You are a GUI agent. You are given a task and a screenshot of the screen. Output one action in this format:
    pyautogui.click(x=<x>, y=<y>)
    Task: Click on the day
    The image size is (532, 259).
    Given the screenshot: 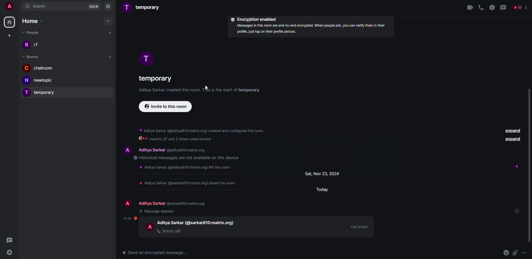 What is the action you would take?
    pyautogui.click(x=323, y=174)
    